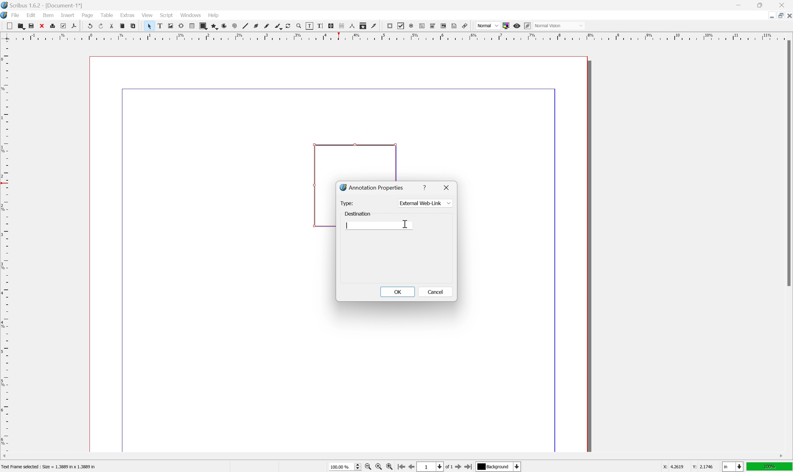 The width and height of the screenshot is (793, 472). I want to click on undo, so click(89, 25).